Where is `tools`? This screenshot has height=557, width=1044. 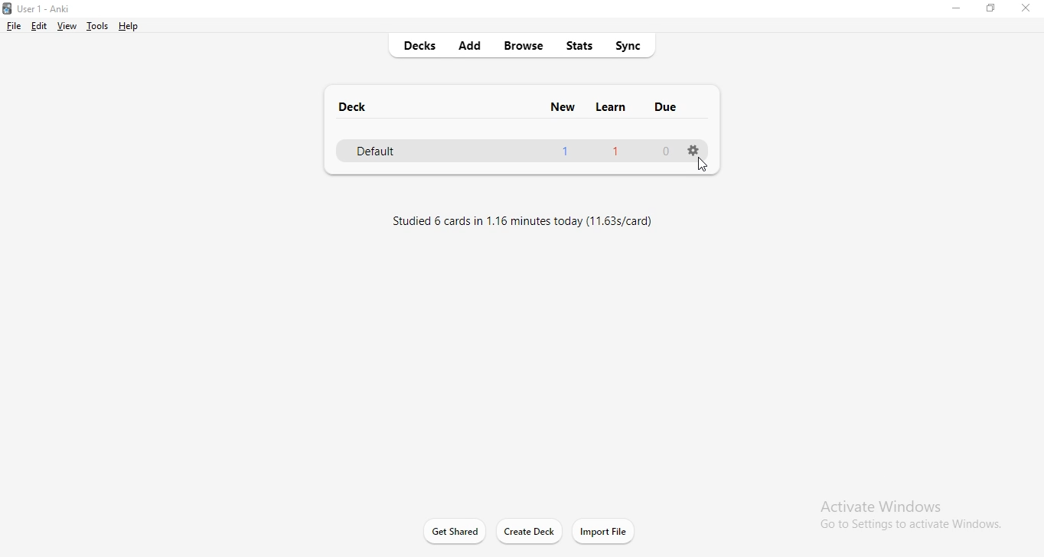
tools is located at coordinates (96, 25).